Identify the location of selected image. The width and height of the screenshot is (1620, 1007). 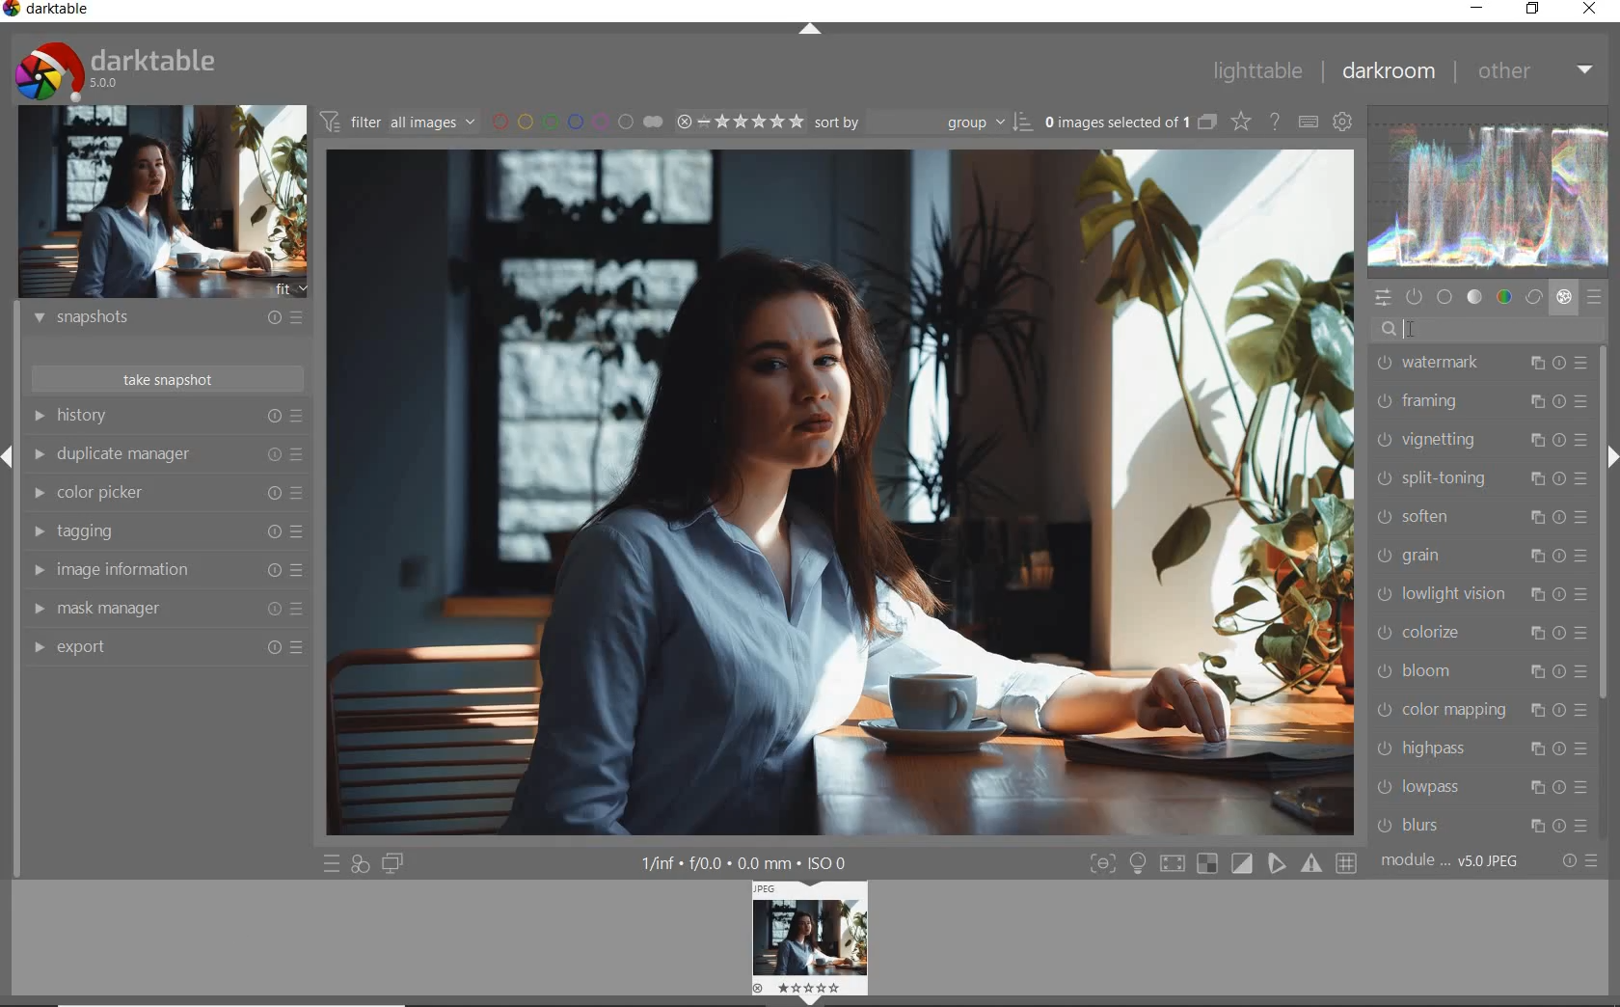
(841, 488).